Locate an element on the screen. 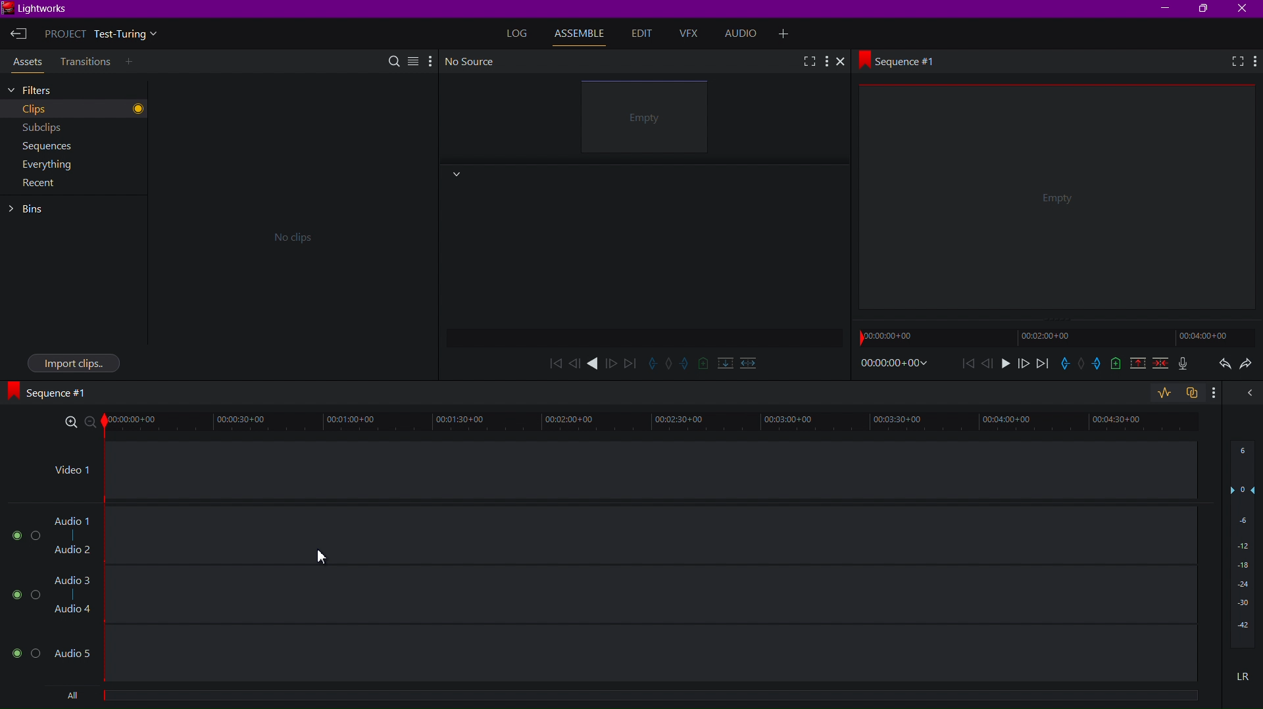  Clips is located at coordinates (53, 109).